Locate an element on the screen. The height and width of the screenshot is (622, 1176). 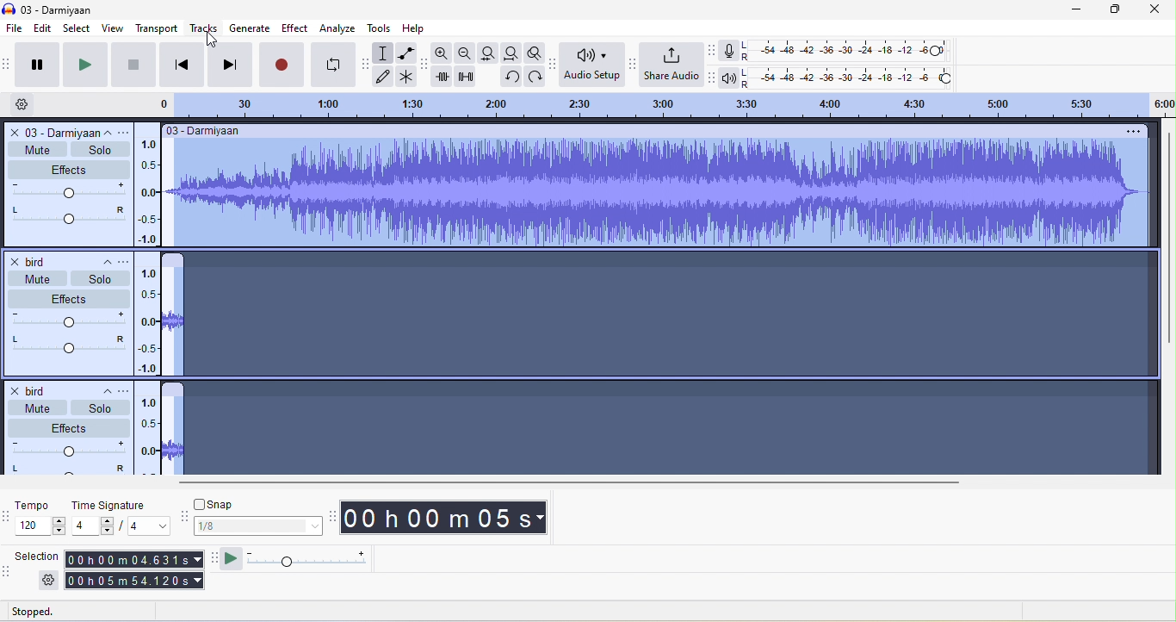
volume is located at coordinates (71, 320).